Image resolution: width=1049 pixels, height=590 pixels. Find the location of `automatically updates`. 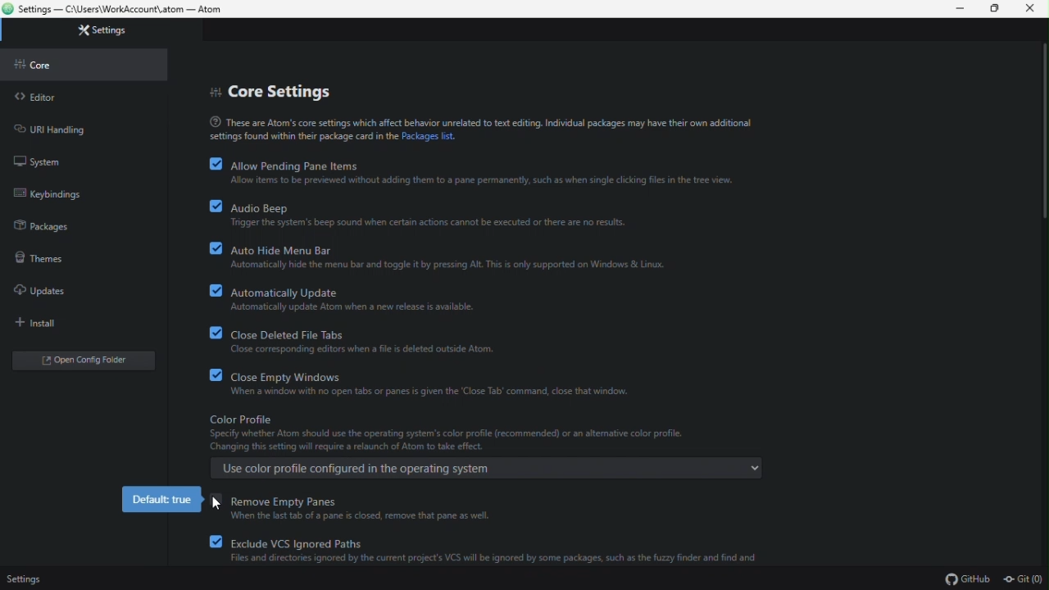

automatically updates is located at coordinates (357, 298).